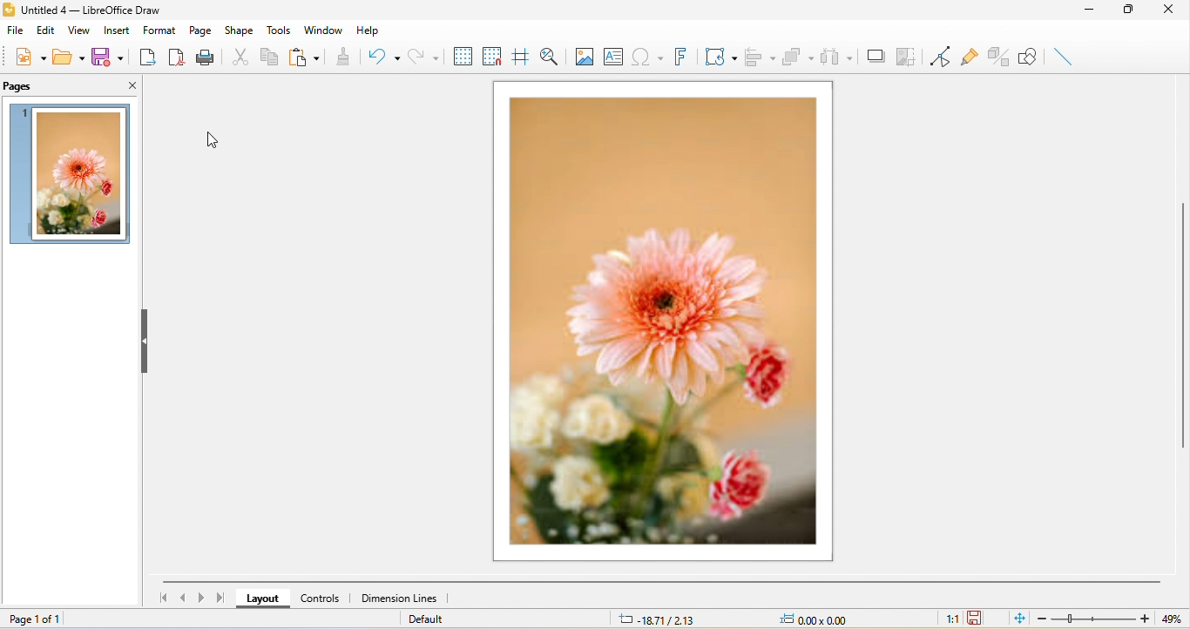 The image size is (1190, 629). What do you see at coordinates (382, 57) in the screenshot?
I see `undo` at bounding box center [382, 57].